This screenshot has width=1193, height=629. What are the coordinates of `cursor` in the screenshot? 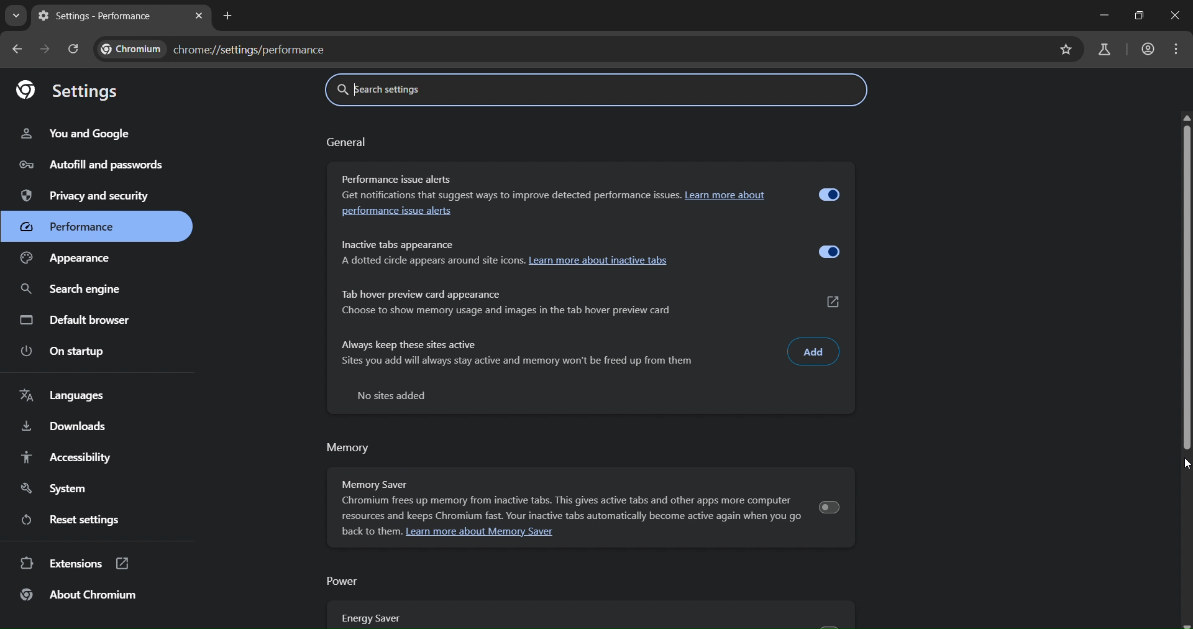 It's located at (1183, 466).